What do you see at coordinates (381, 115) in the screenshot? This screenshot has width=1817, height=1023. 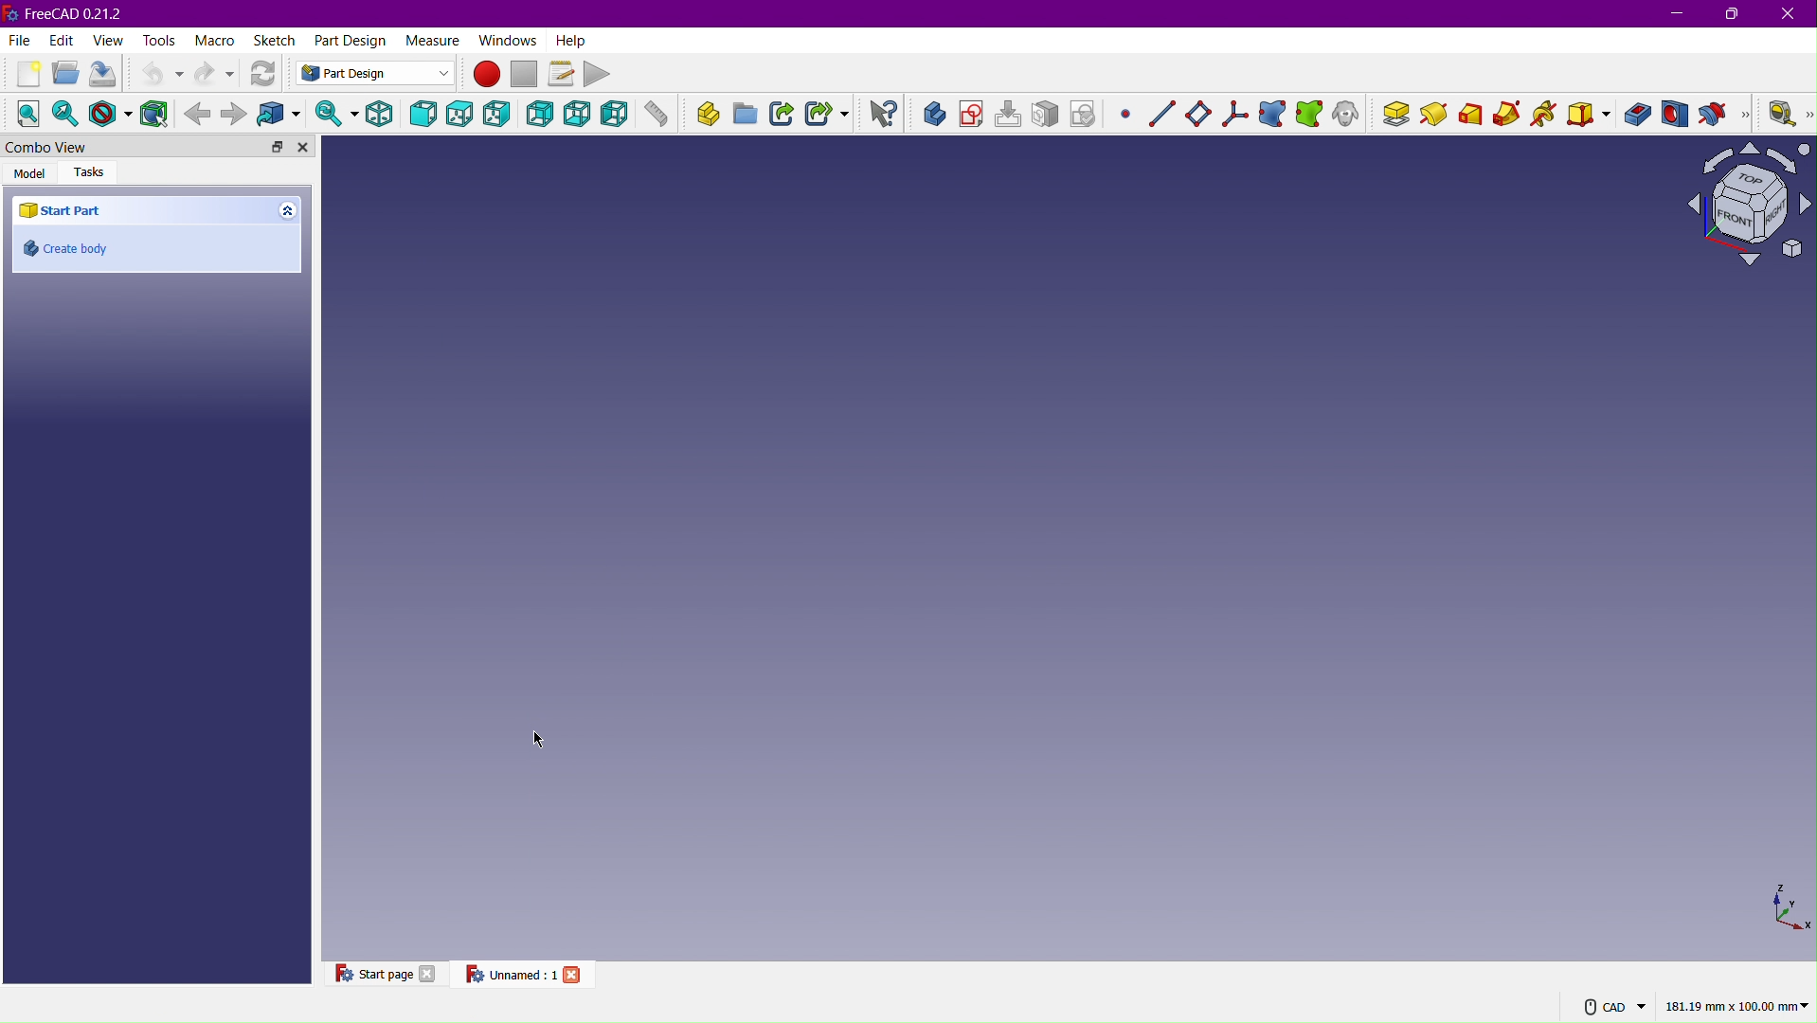 I see `Isometric` at bounding box center [381, 115].